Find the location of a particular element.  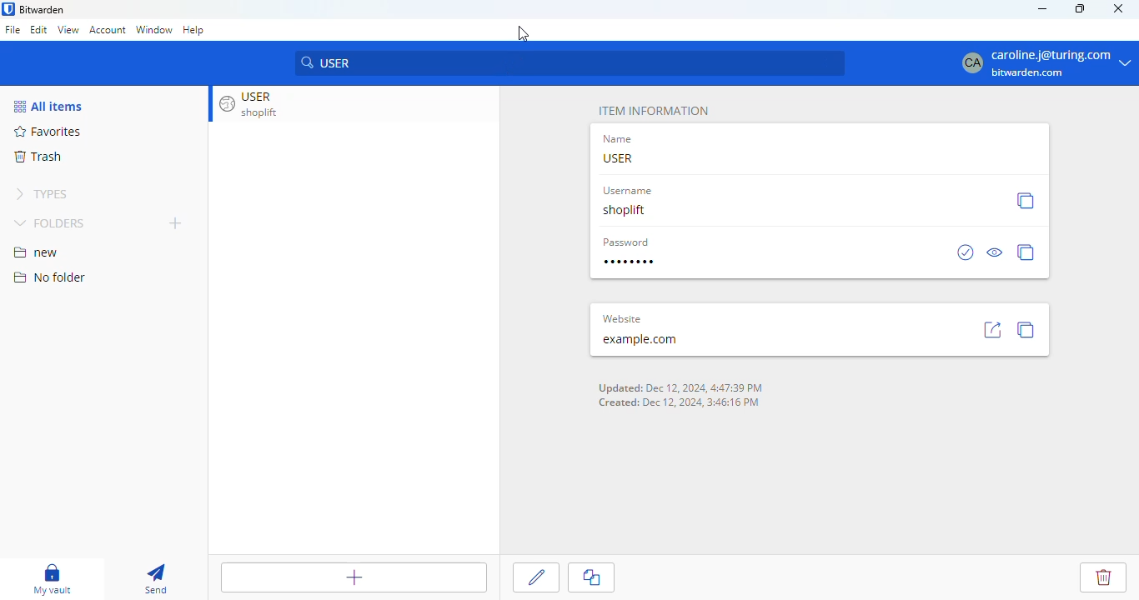

new is located at coordinates (37, 252).